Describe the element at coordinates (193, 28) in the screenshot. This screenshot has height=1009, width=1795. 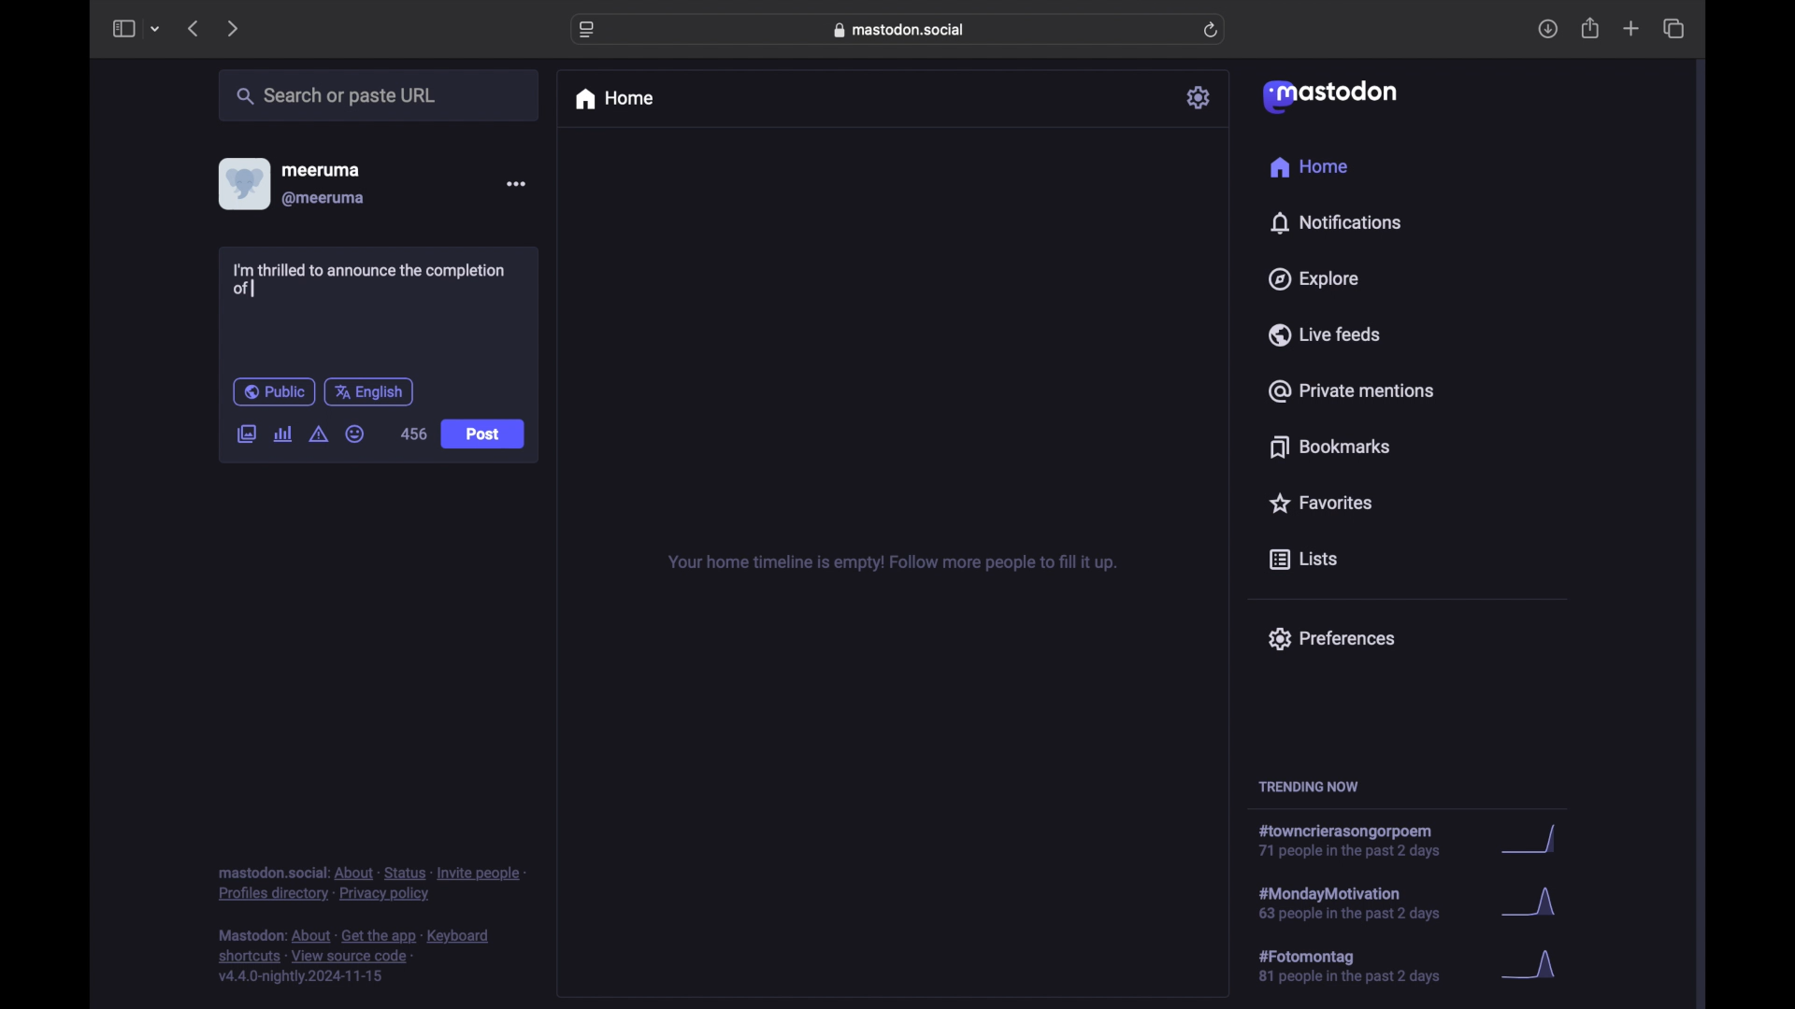
I see `previous` at that location.